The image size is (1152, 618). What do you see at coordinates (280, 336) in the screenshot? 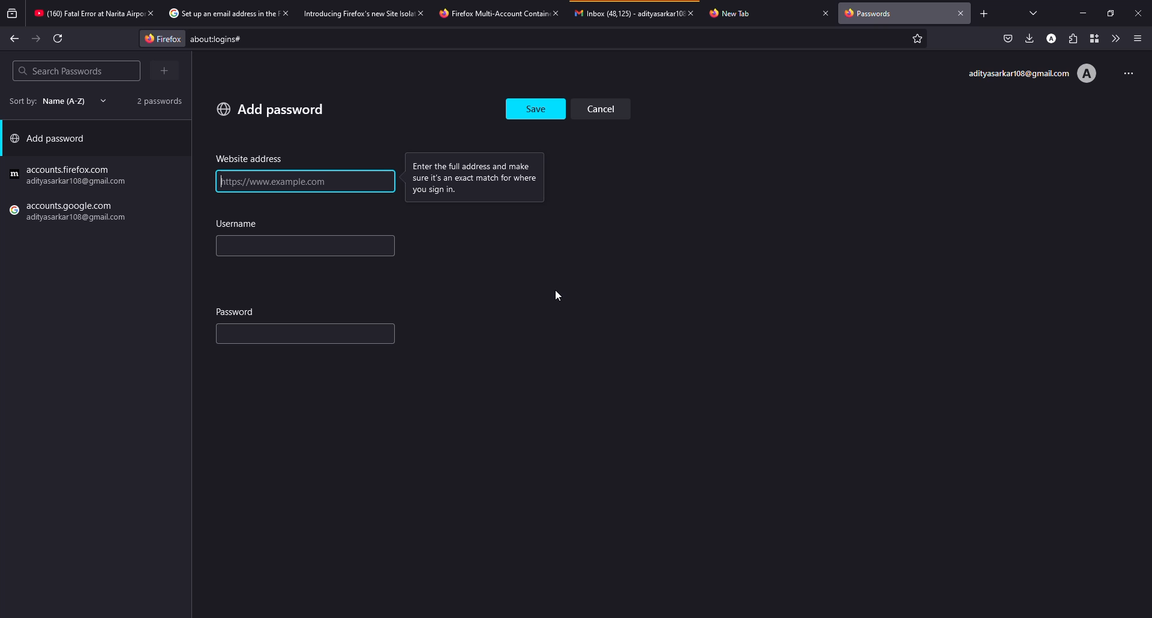
I see `type` at bounding box center [280, 336].